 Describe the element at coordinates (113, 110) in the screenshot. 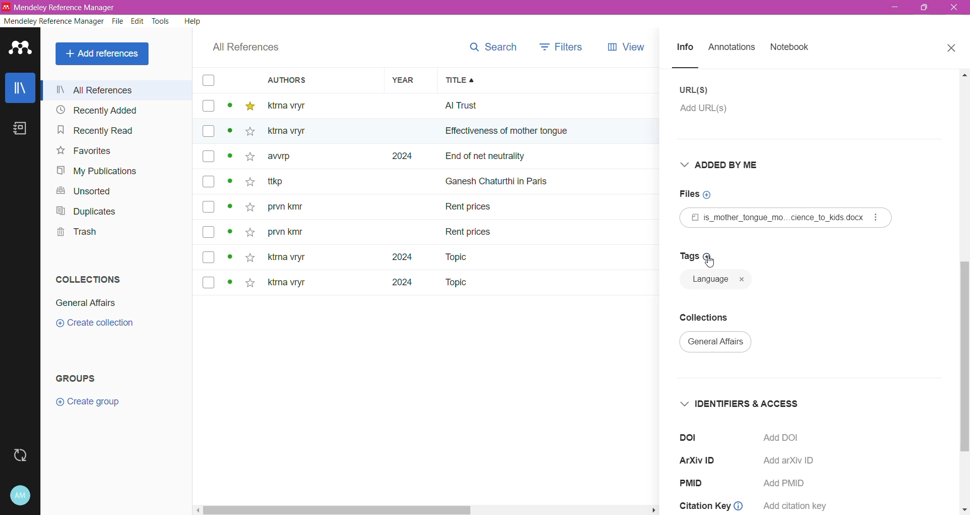

I see `Recently Added` at that location.